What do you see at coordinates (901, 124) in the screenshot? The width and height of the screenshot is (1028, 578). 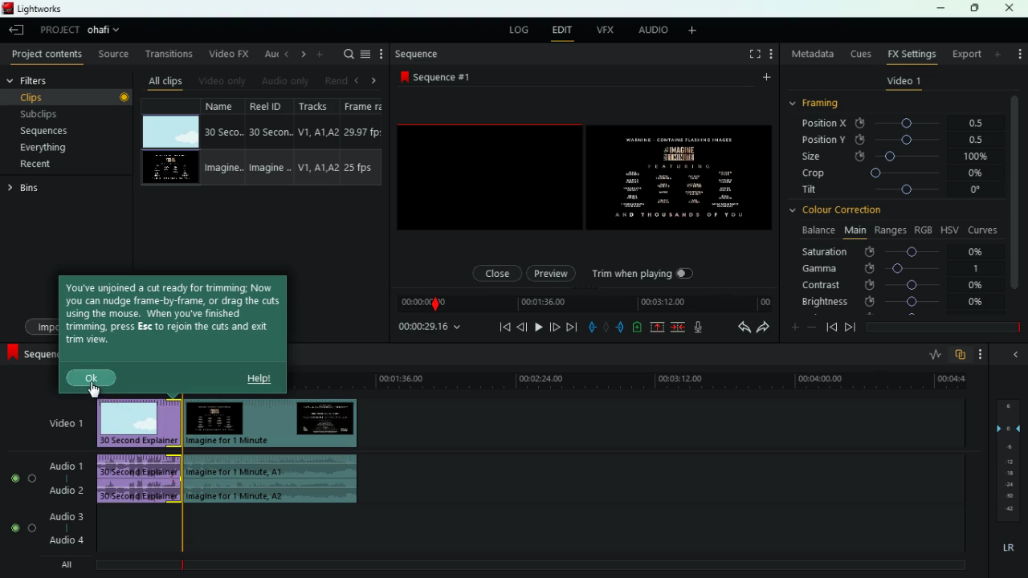 I see `position x` at bounding box center [901, 124].